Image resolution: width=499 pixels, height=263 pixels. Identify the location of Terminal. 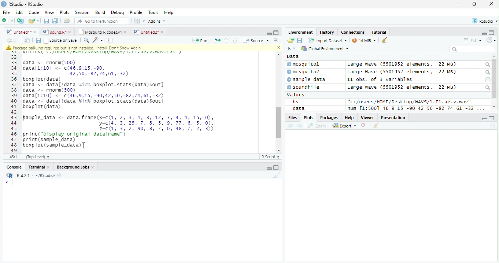
(38, 167).